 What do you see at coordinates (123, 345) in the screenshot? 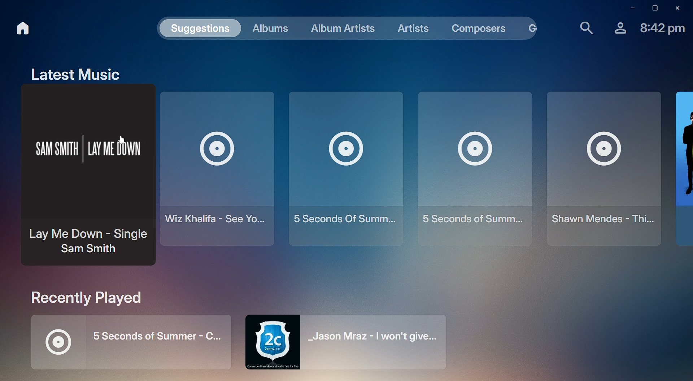
I see `5 seconds of summer` at bounding box center [123, 345].